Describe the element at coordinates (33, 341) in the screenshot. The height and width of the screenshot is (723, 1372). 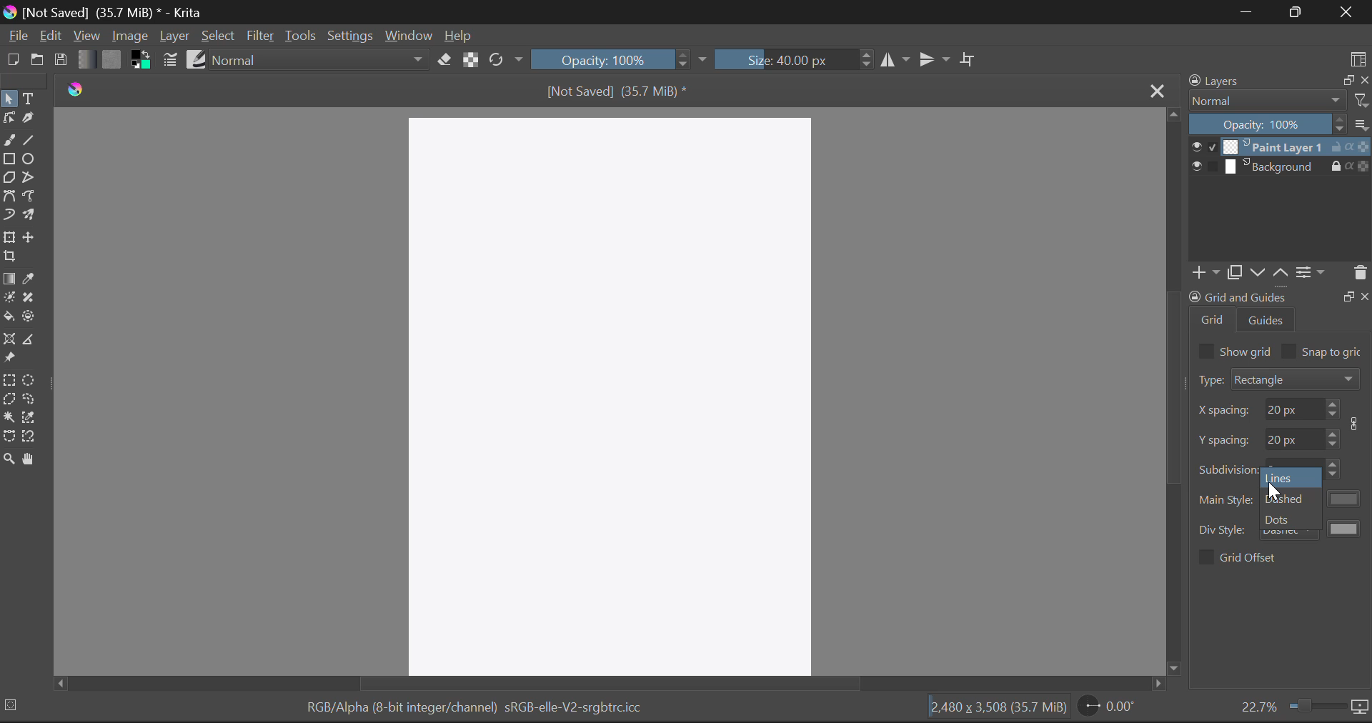
I see `Measurements` at that location.